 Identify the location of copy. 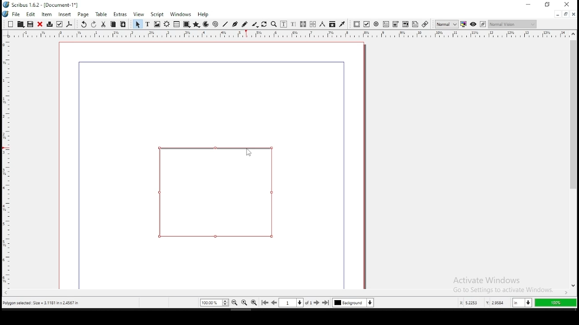
(113, 24).